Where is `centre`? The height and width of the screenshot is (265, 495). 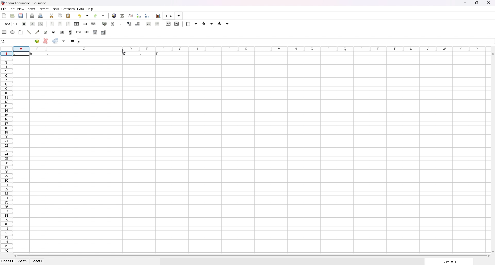
centre is located at coordinates (60, 24).